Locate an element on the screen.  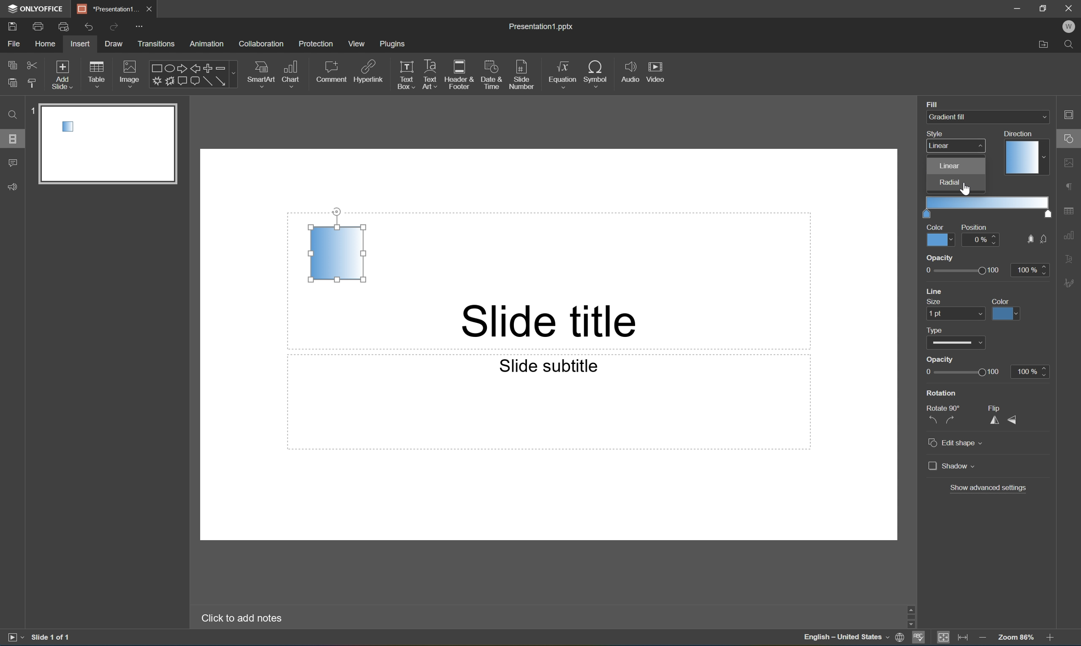
line is located at coordinates (936, 292).